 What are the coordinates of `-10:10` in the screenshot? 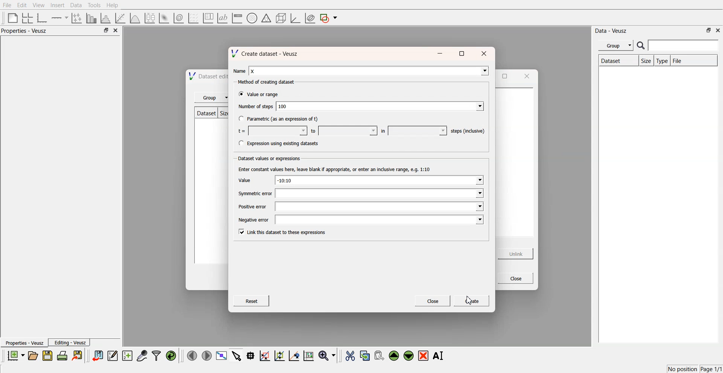 It's located at (379, 180).